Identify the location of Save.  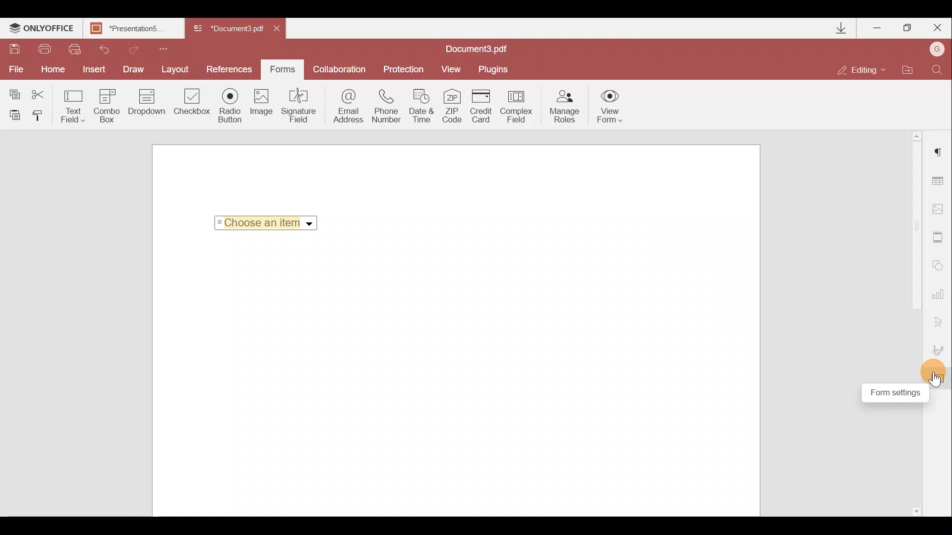
(14, 50).